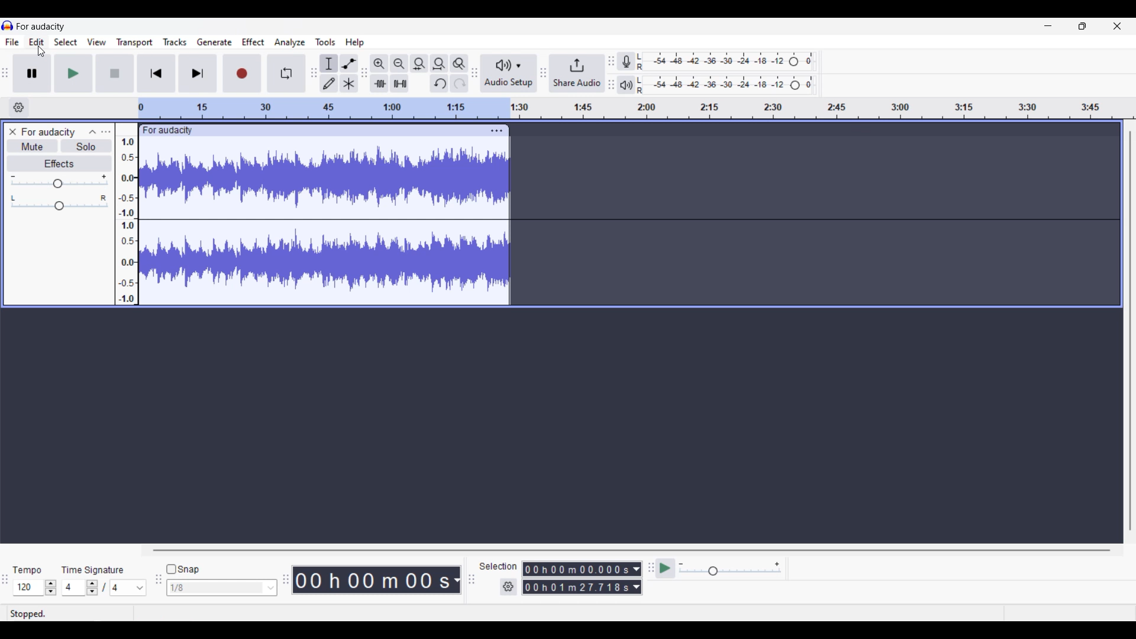  I want to click on Effects, so click(59, 163).